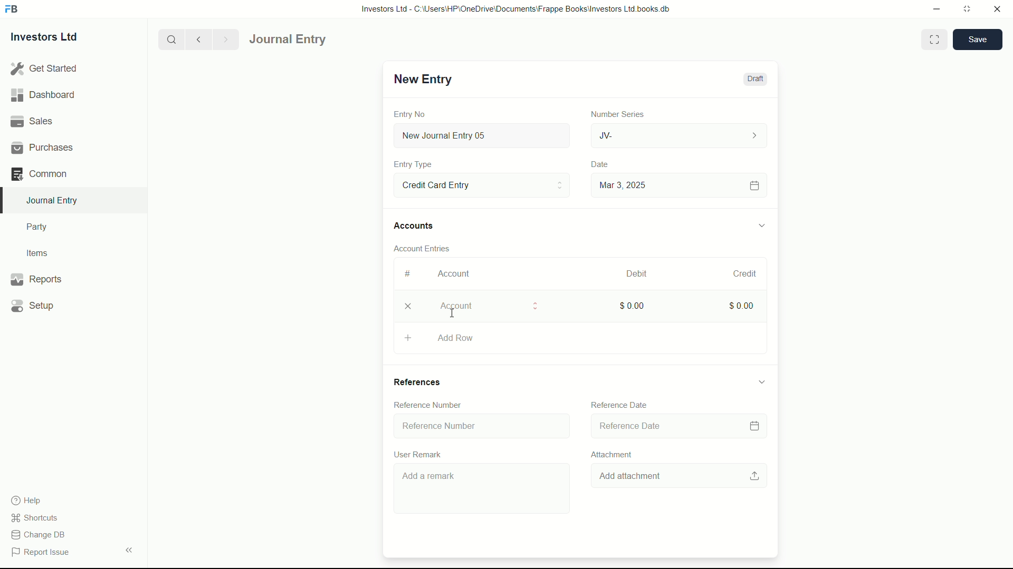 The width and height of the screenshot is (1013, 569). Describe the element at coordinates (601, 164) in the screenshot. I see `Date` at that location.